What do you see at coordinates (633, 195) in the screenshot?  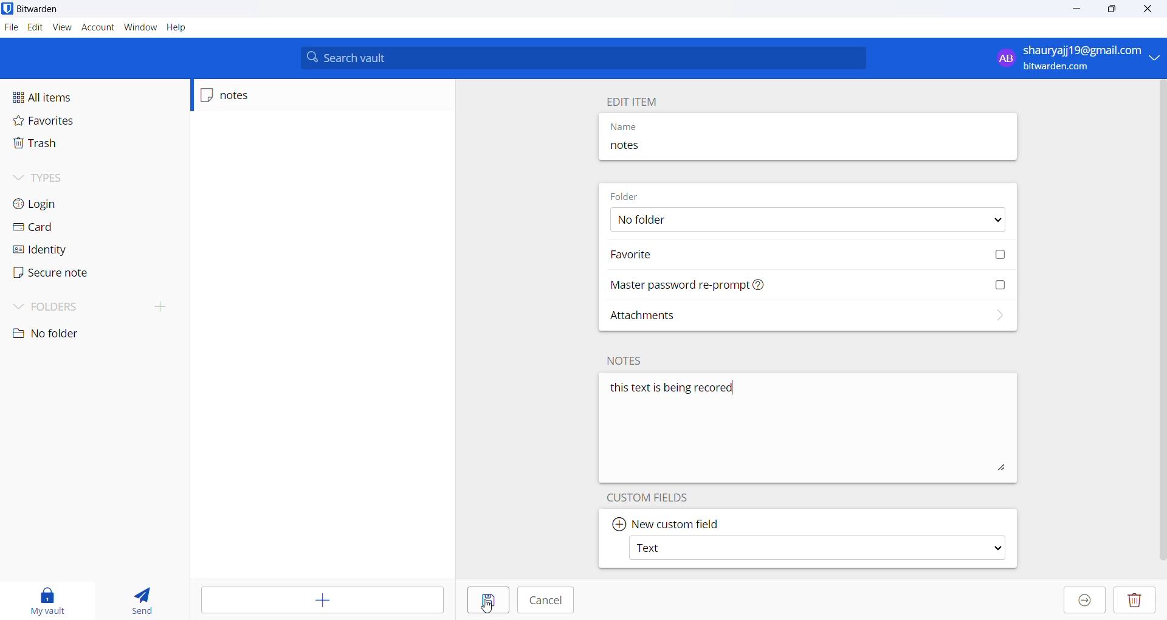 I see `folder` at bounding box center [633, 195].